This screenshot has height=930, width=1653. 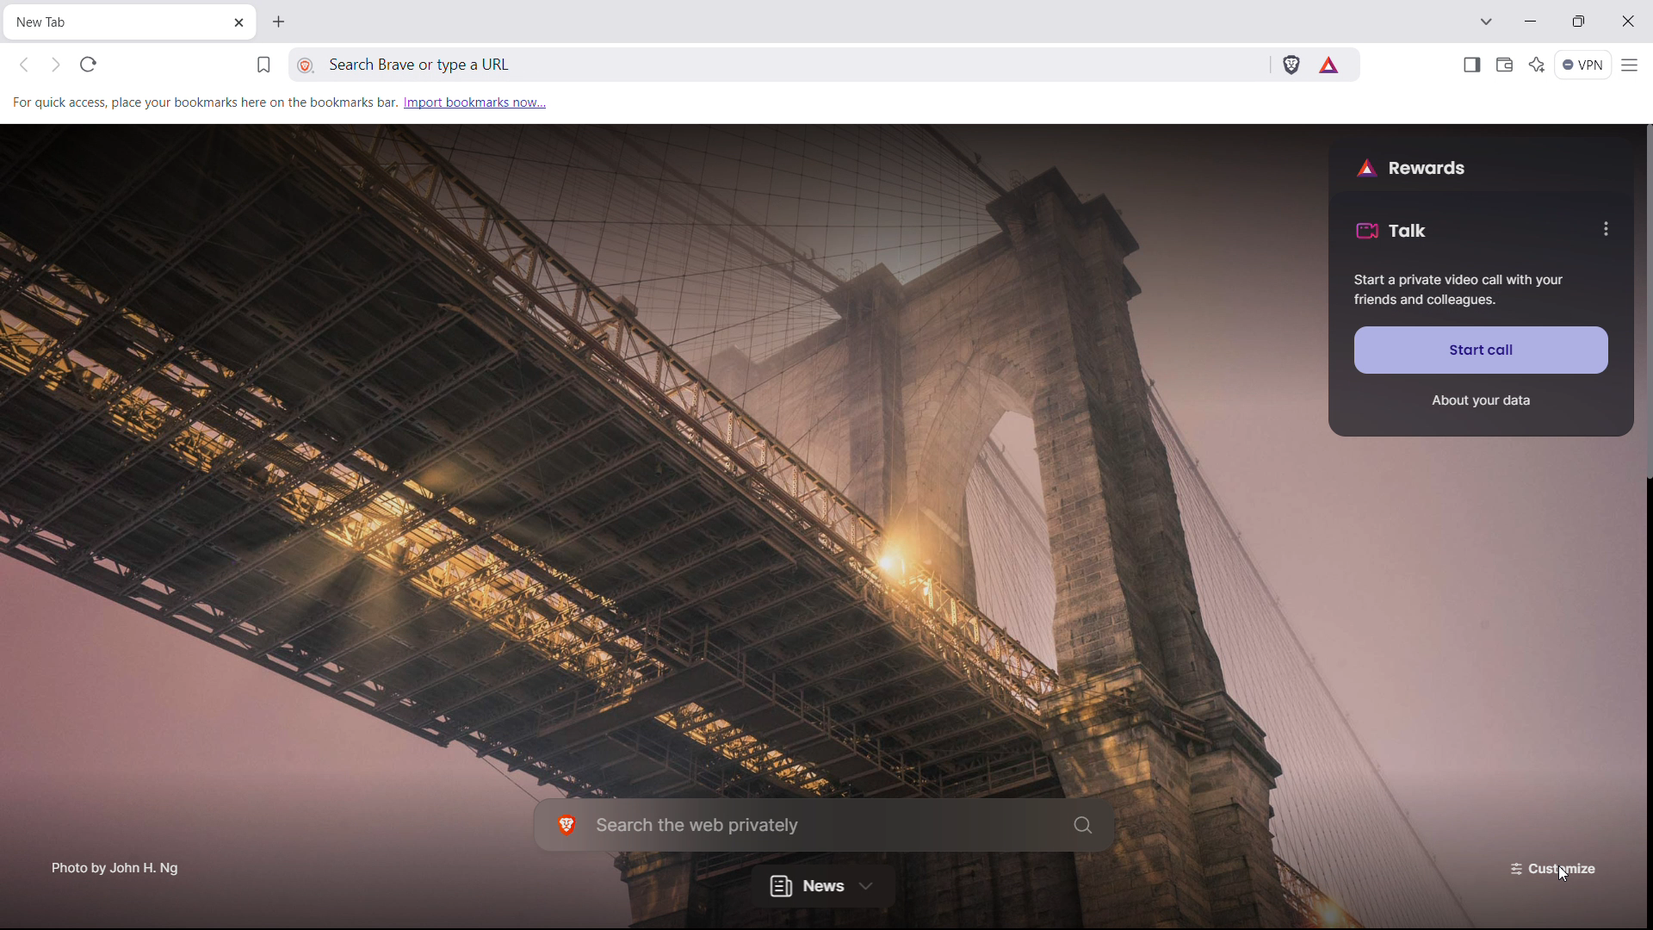 What do you see at coordinates (825, 824) in the screenshot?
I see `search the web privately` at bounding box center [825, 824].